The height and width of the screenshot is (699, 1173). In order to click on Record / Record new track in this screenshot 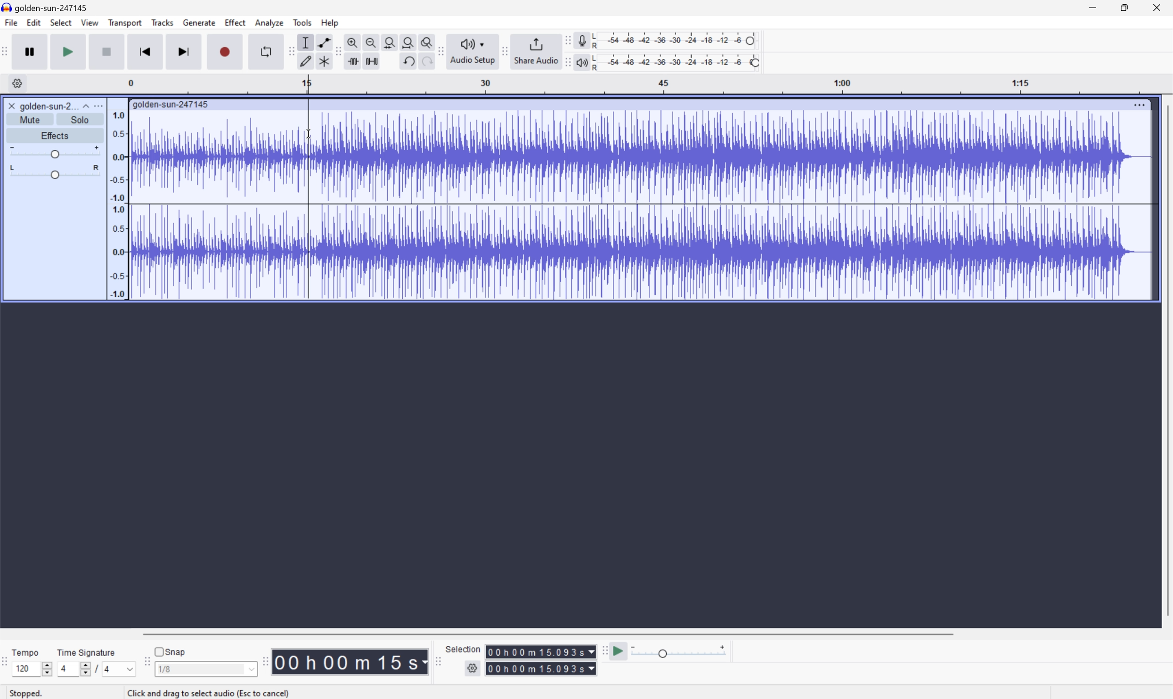, I will do `click(226, 52)`.